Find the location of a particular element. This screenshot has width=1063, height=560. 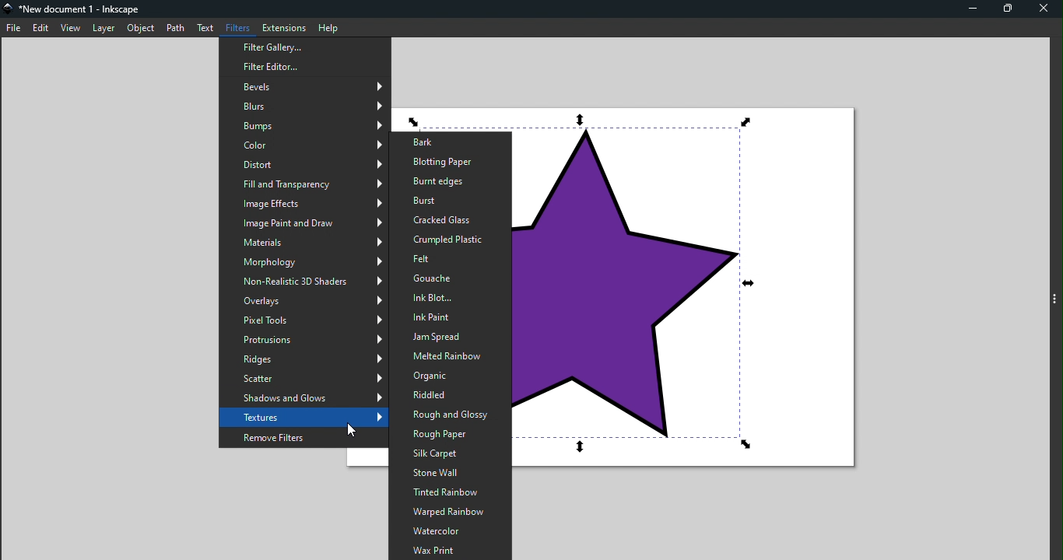

Fill and transparency is located at coordinates (302, 183).